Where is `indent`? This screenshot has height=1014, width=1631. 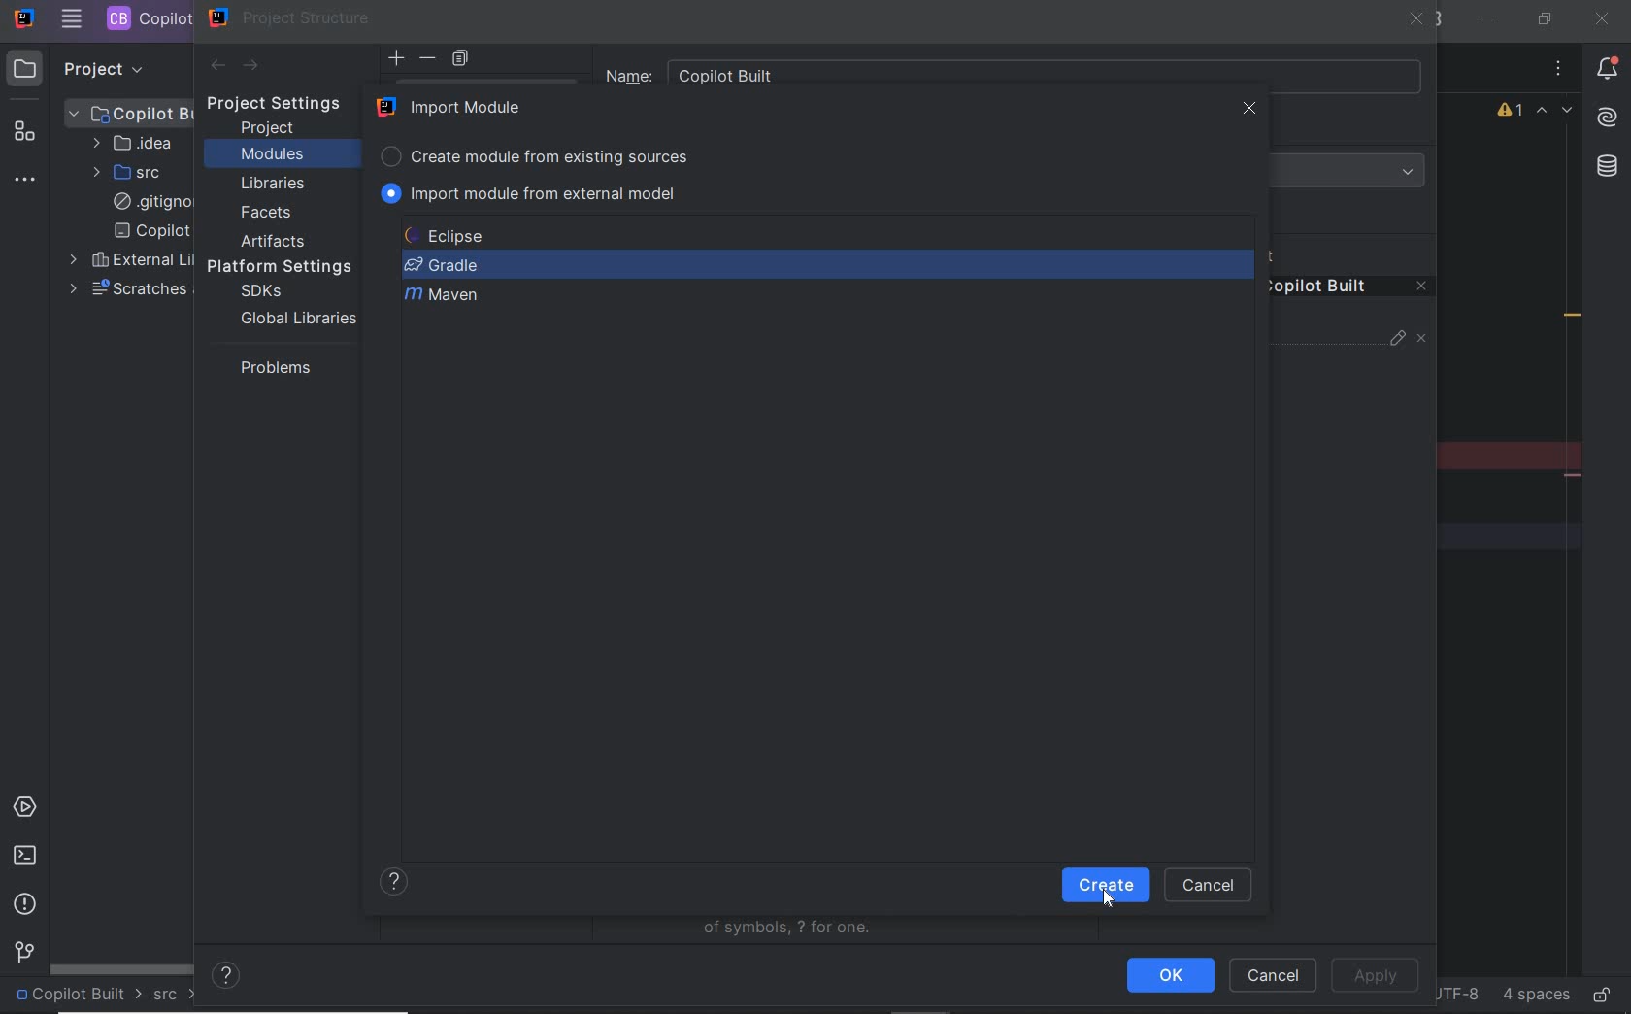
indent is located at coordinates (1534, 996).